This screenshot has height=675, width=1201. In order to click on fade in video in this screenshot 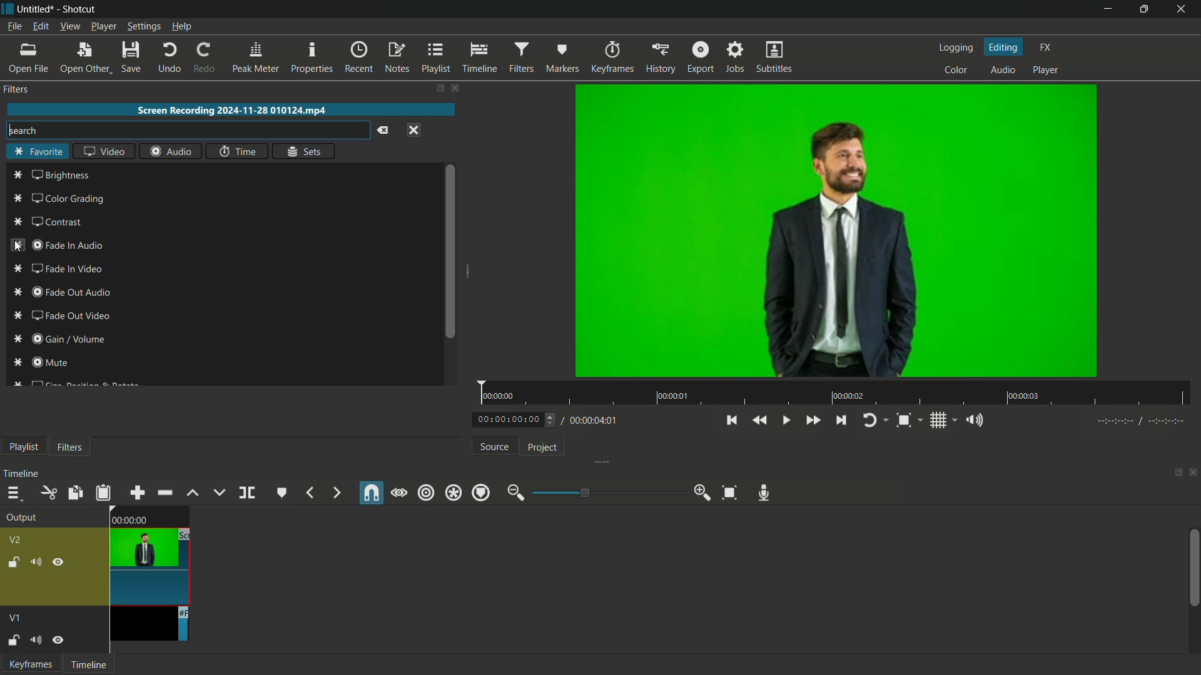, I will do `click(58, 269)`.